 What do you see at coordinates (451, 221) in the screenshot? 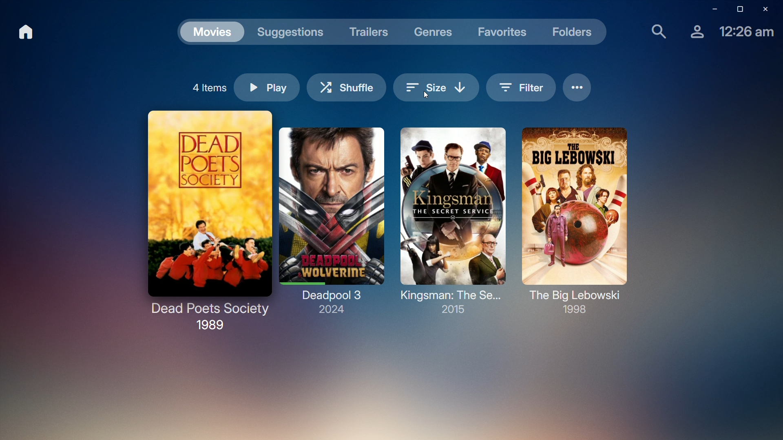
I see `Kingsman` at bounding box center [451, 221].